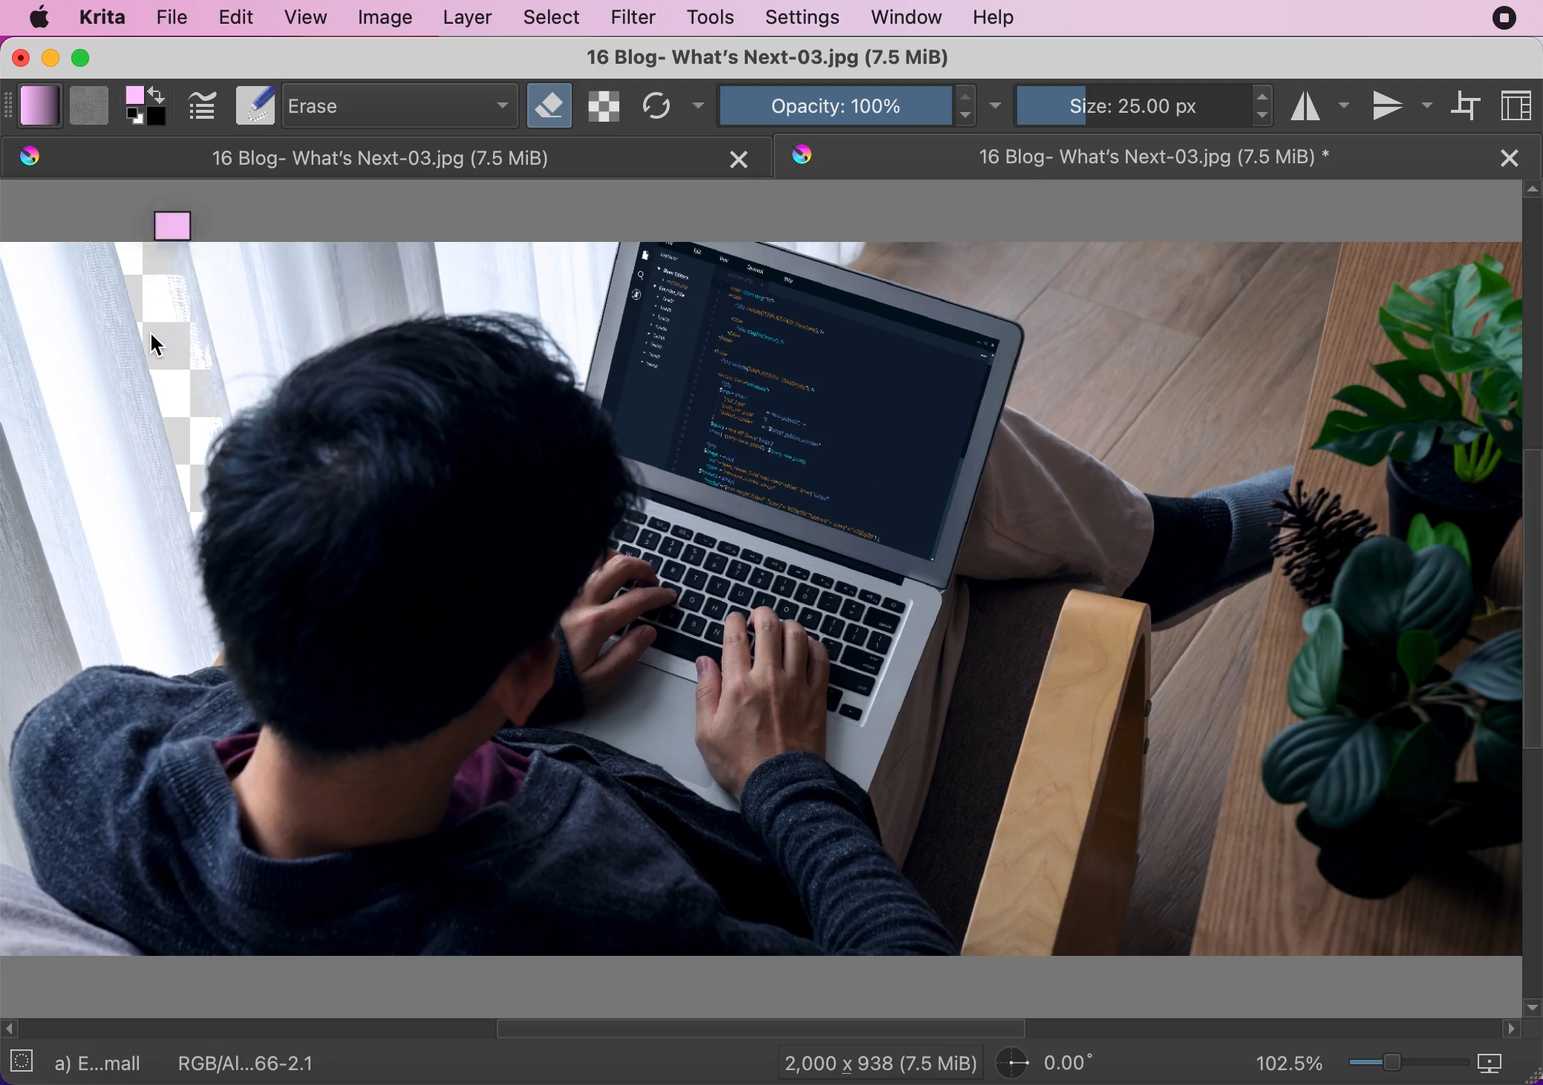 Image resolution: width=1543 pixels, height=1085 pixels. What do you see at coordinates (148, 106) in the screenshot?
I see `foreground and background color selector` at bounding box center [148, 106].